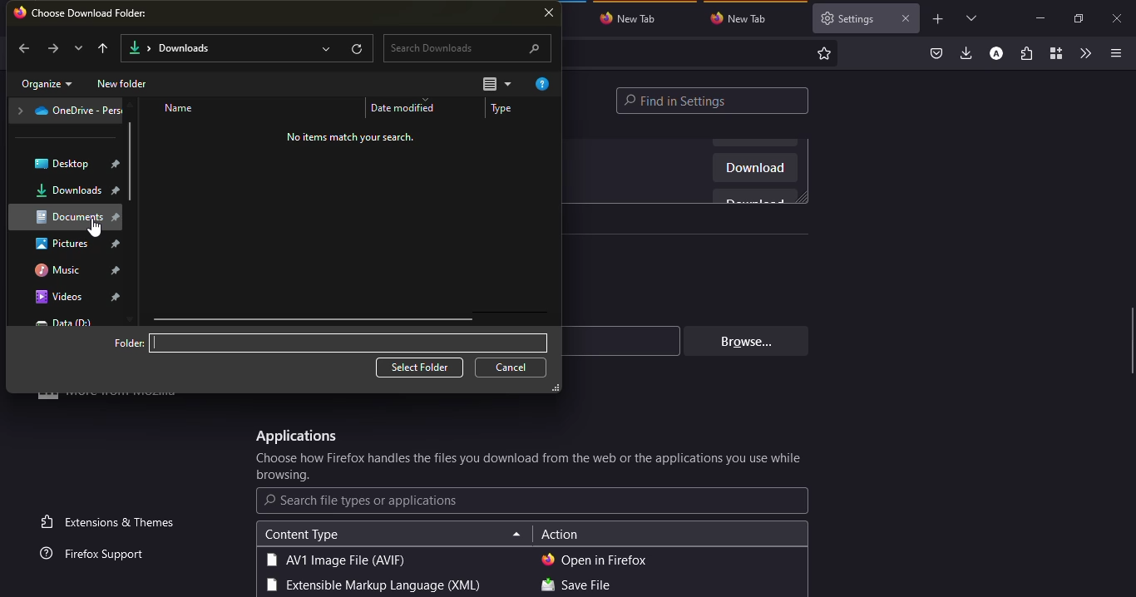  What do you see at coordinates (967, 52) in the screenshot?
I see `downloads` at bounding box center [967, 52].